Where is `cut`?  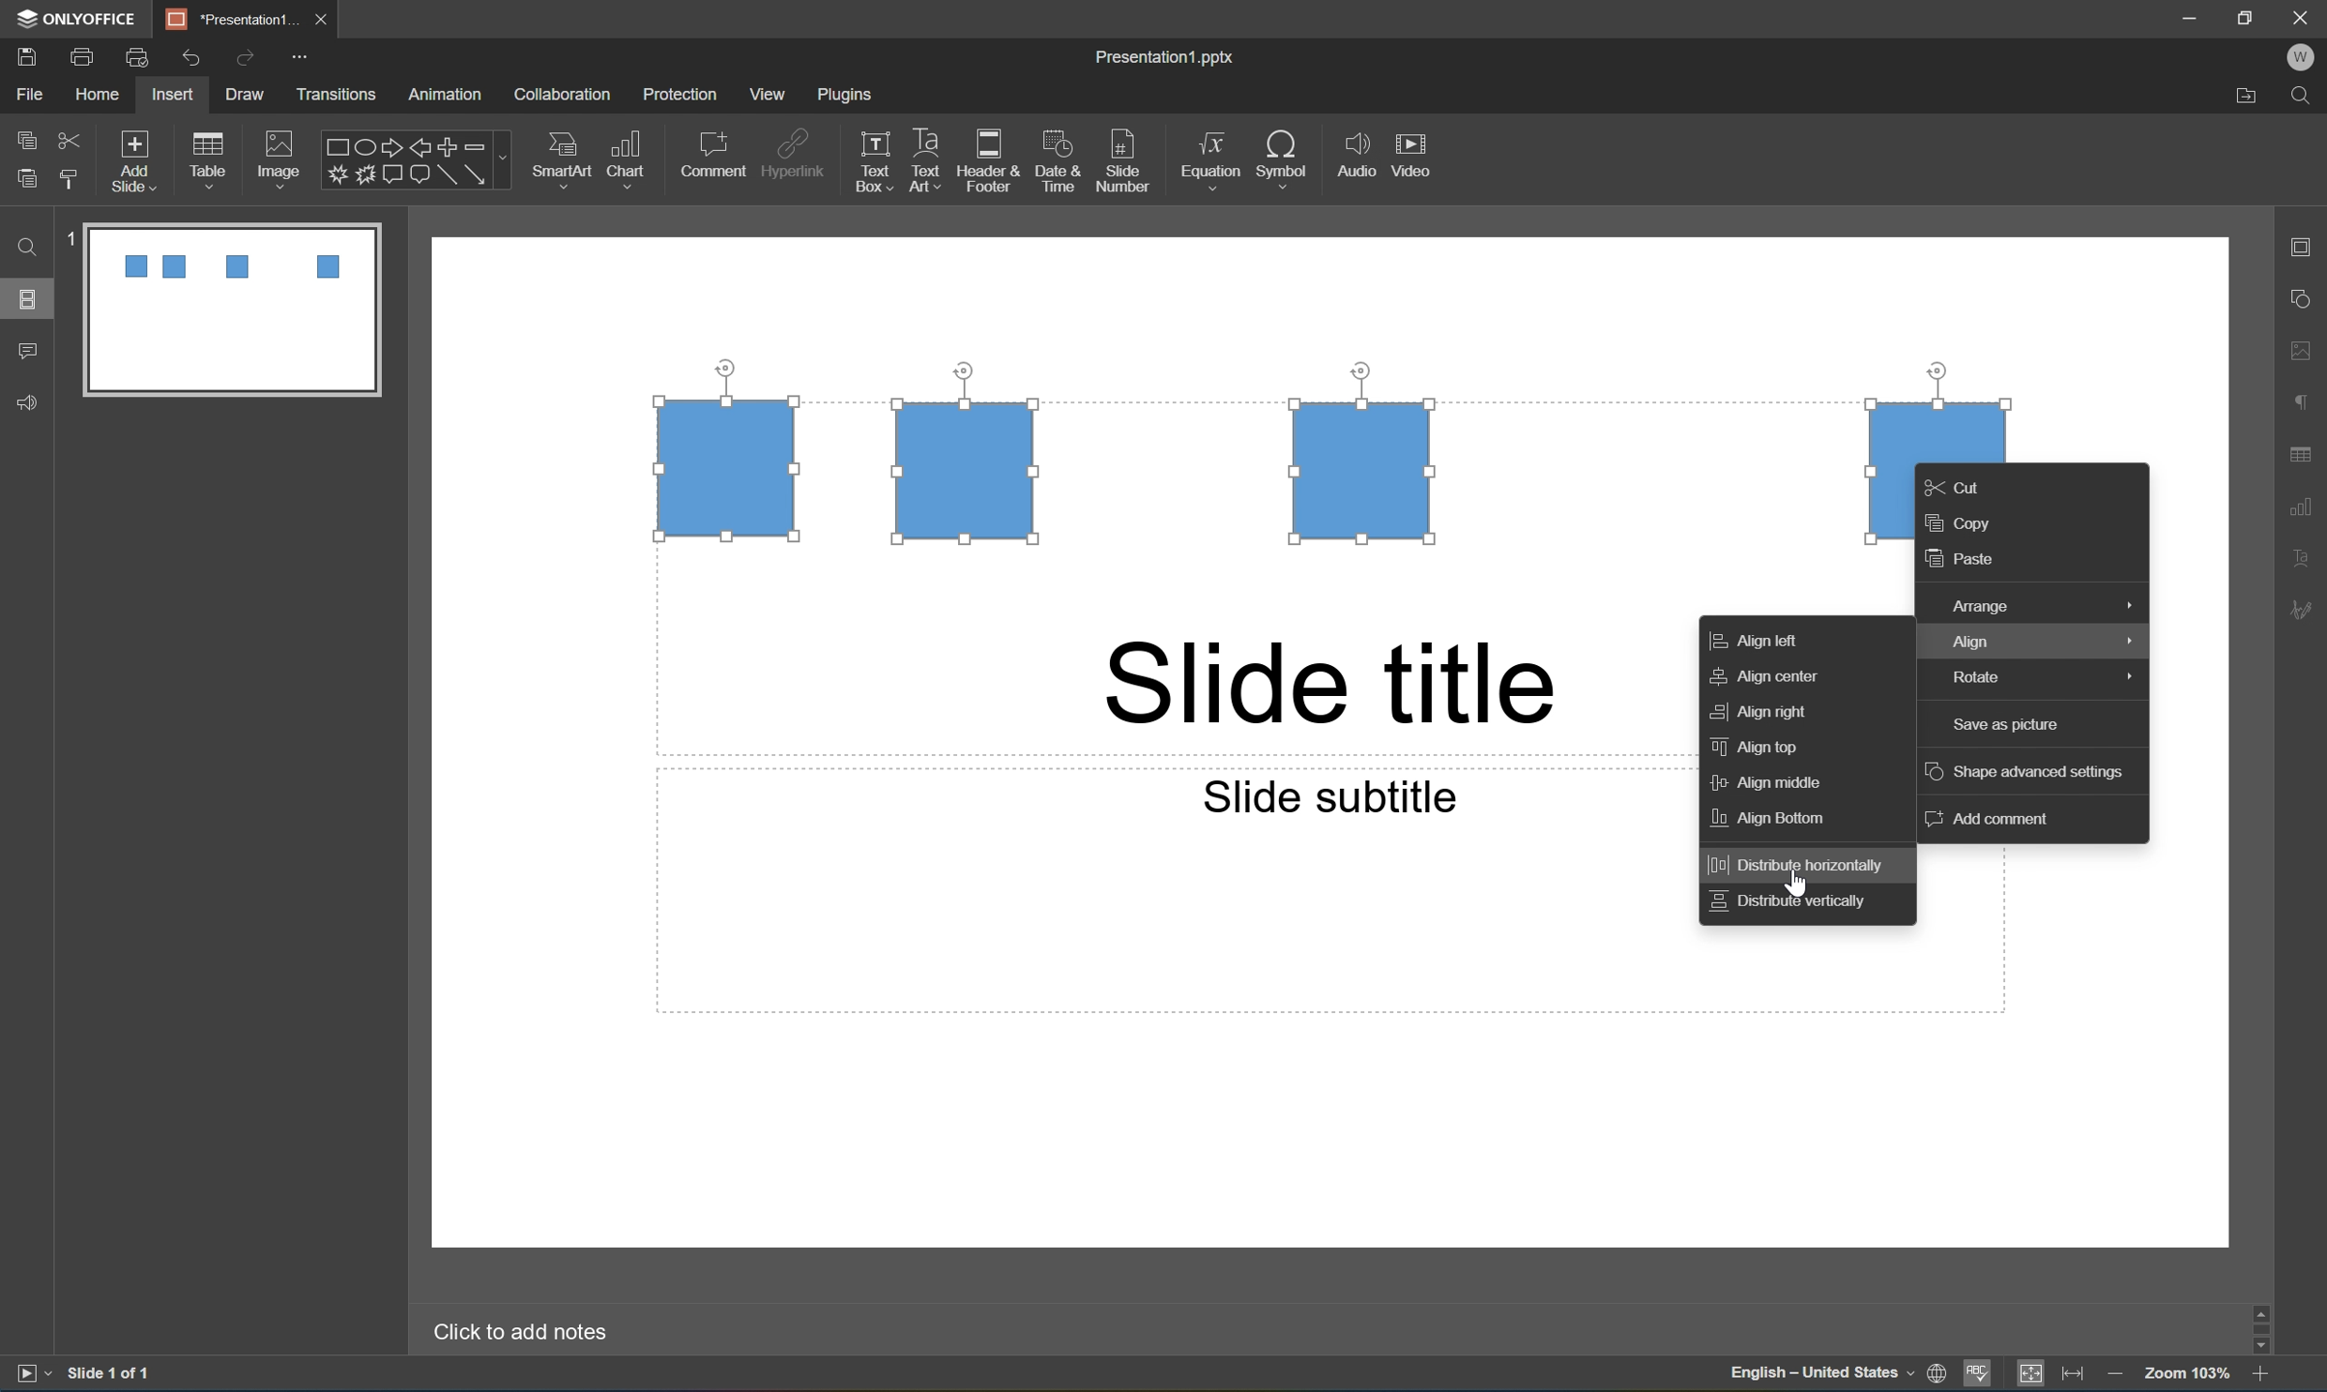 cut is located at coordinates (68, 137).